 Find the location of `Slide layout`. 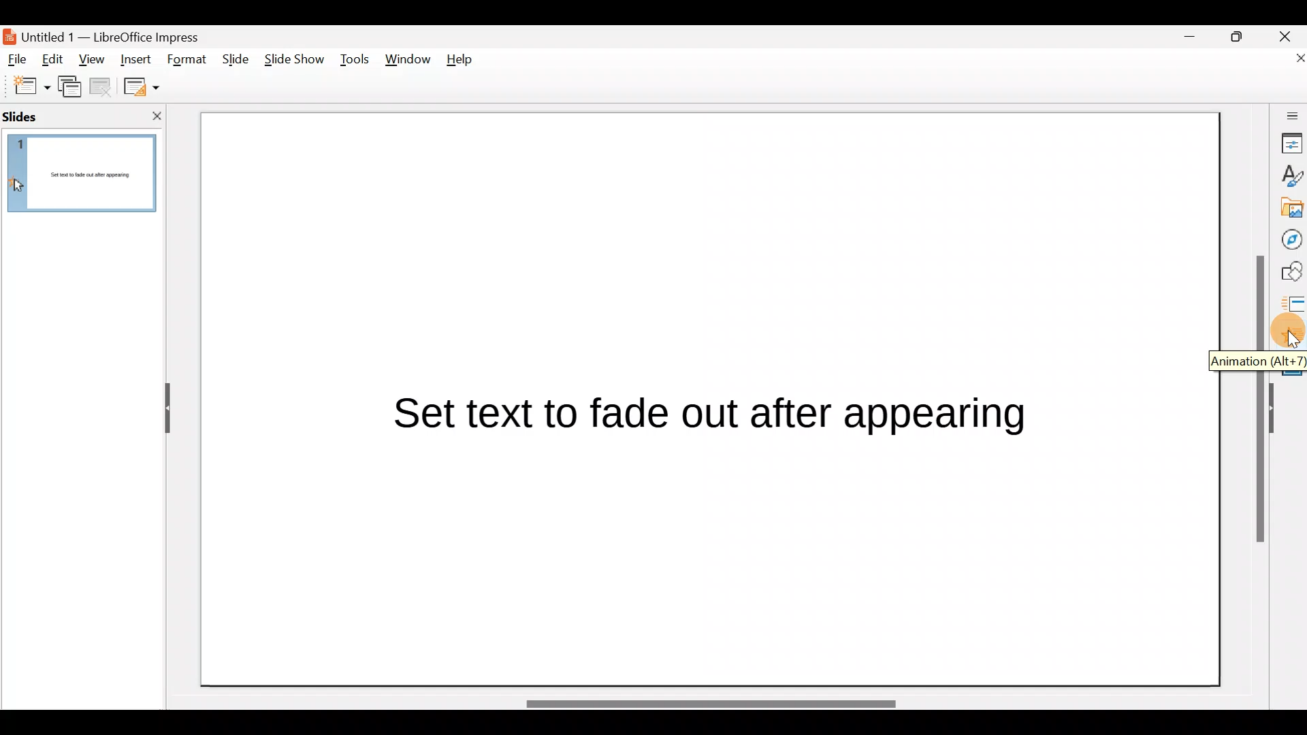

Slide layout is located at coordinates (140, 86).